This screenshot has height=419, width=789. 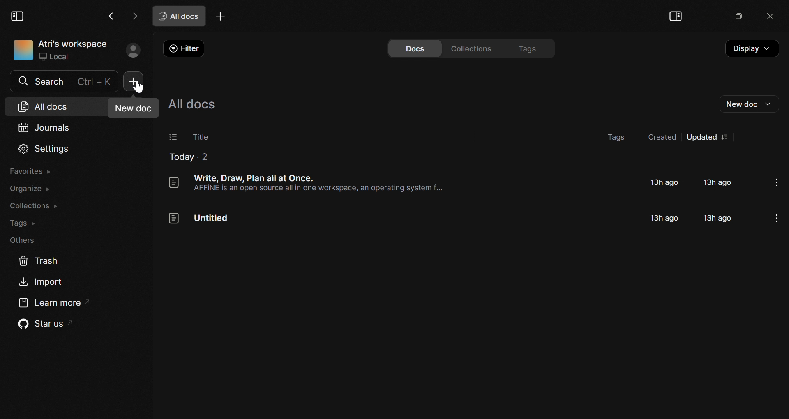 What do you see at coordinates (174, 182) in the screenshot?
I see `icon` at bounding box center [174, 182].